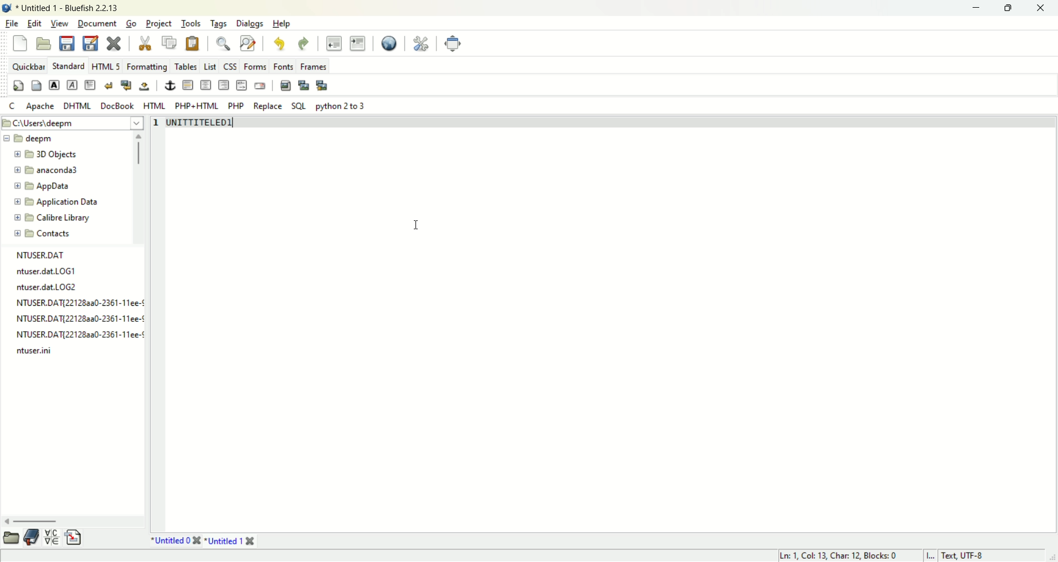 The height and width of the screenshot is (562, 1058). Describe the element at coordinates (10, 538) in the screenshot. I see `open` at that location.